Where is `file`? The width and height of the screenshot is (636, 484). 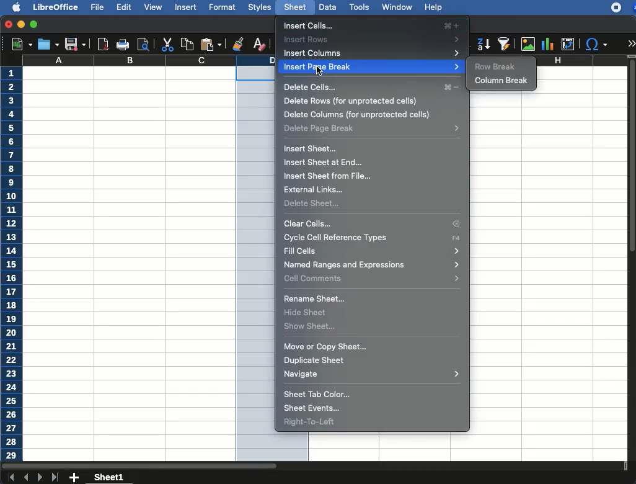
file is located at coordinates (99, 7).